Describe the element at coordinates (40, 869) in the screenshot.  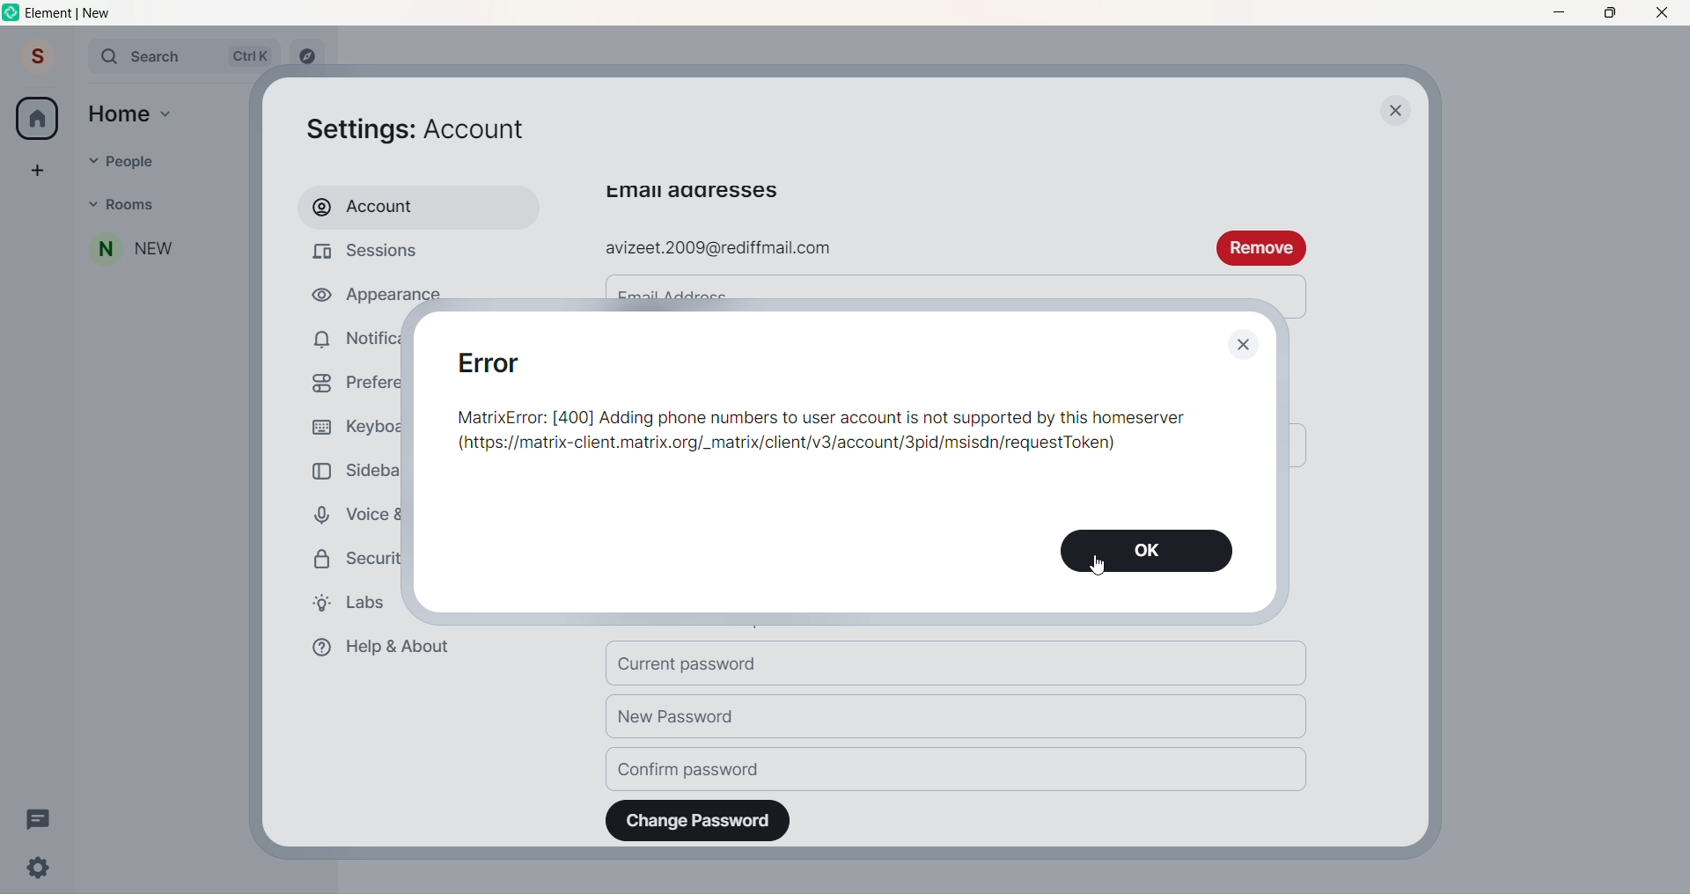
I see `Quick Setting` at that location.